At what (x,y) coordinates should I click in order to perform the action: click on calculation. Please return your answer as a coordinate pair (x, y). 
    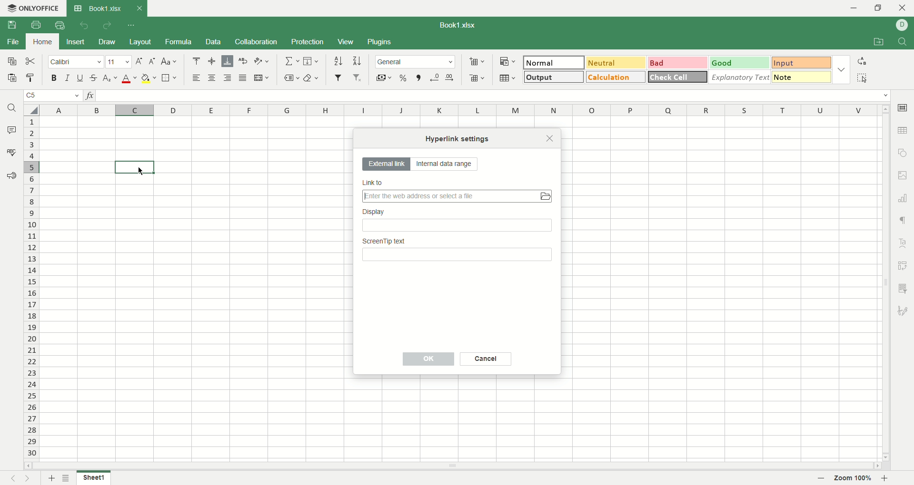
    Looking at the image, I should click on (616, 77).